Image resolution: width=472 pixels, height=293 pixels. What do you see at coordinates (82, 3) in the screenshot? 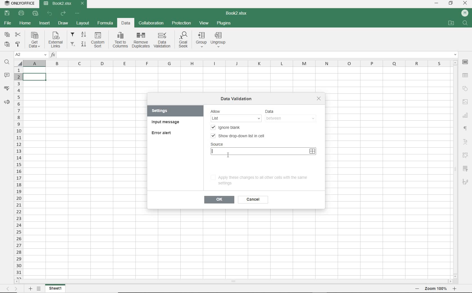
I see `CLOSE TAB` at bounding box center [82, 3].